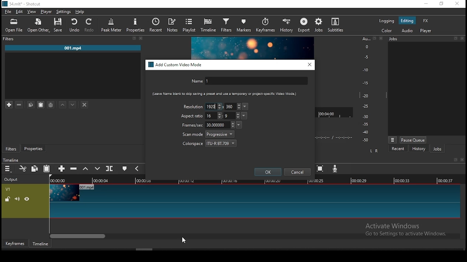 The width and height of the screenshot is (467, 262). What do you see at coordinates (366, 140) in the screenshot?
I see `-50` at bounding box center [366, 140].